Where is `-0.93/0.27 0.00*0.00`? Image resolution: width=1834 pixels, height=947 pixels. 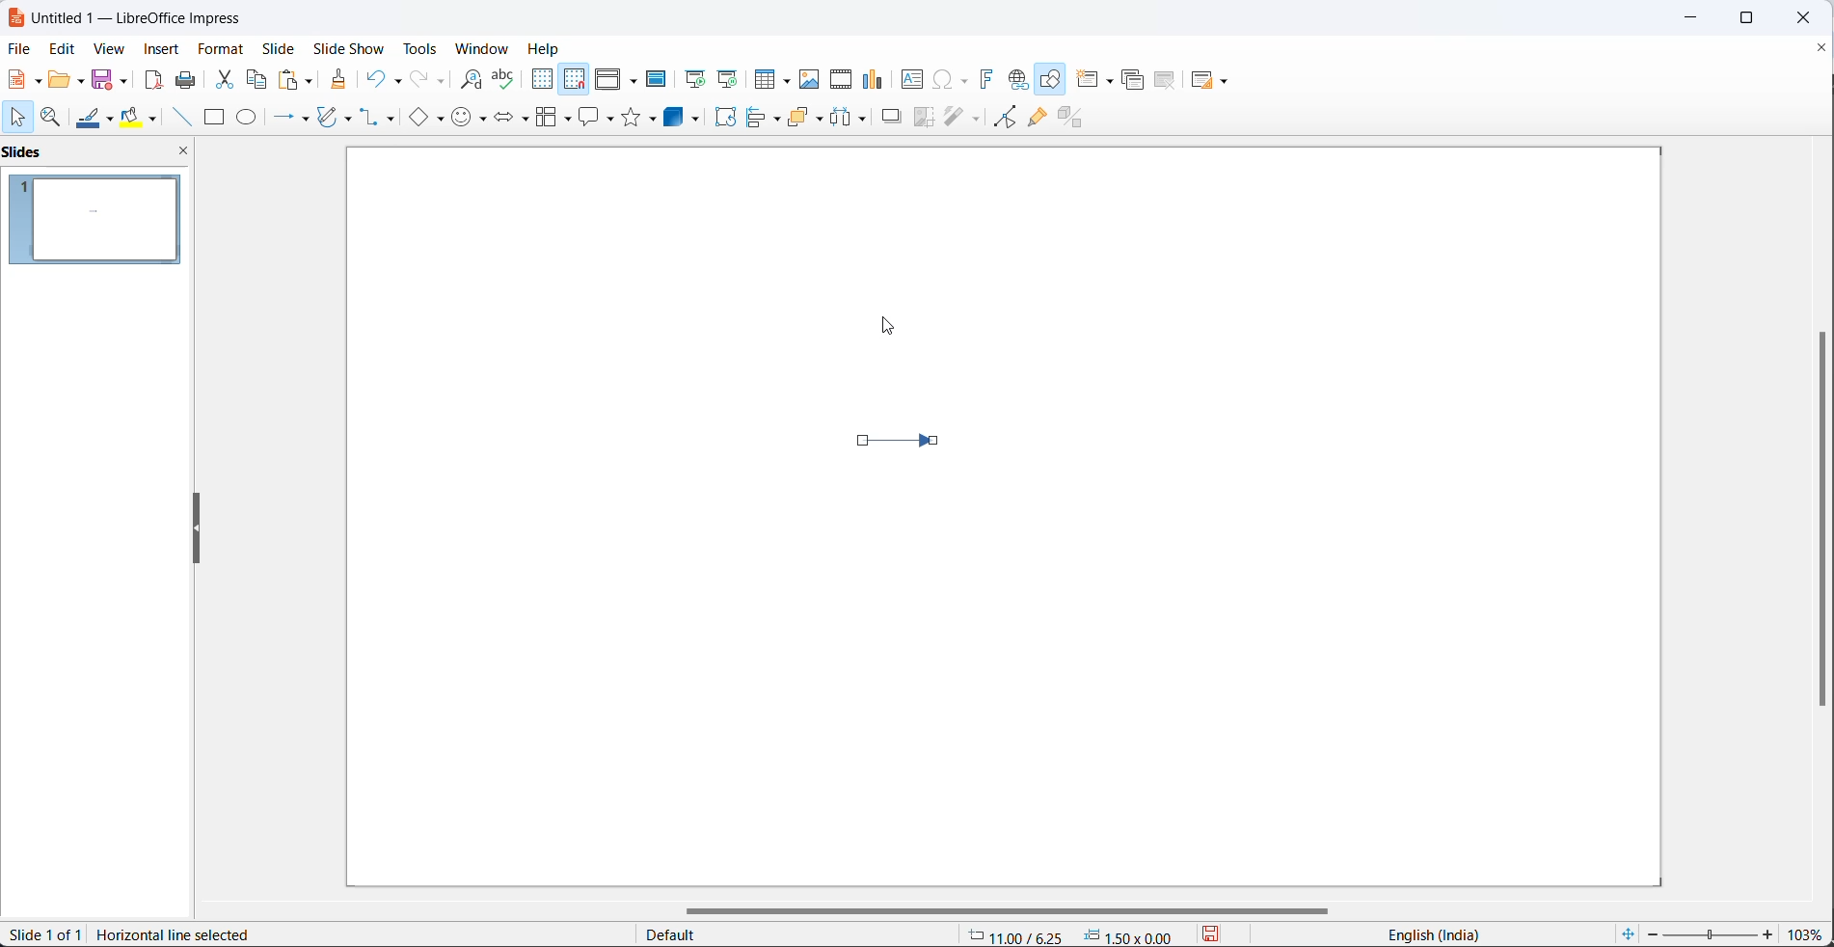 -0.93/0.27 0.00*0.00 is located at coordinates (1077, 934).